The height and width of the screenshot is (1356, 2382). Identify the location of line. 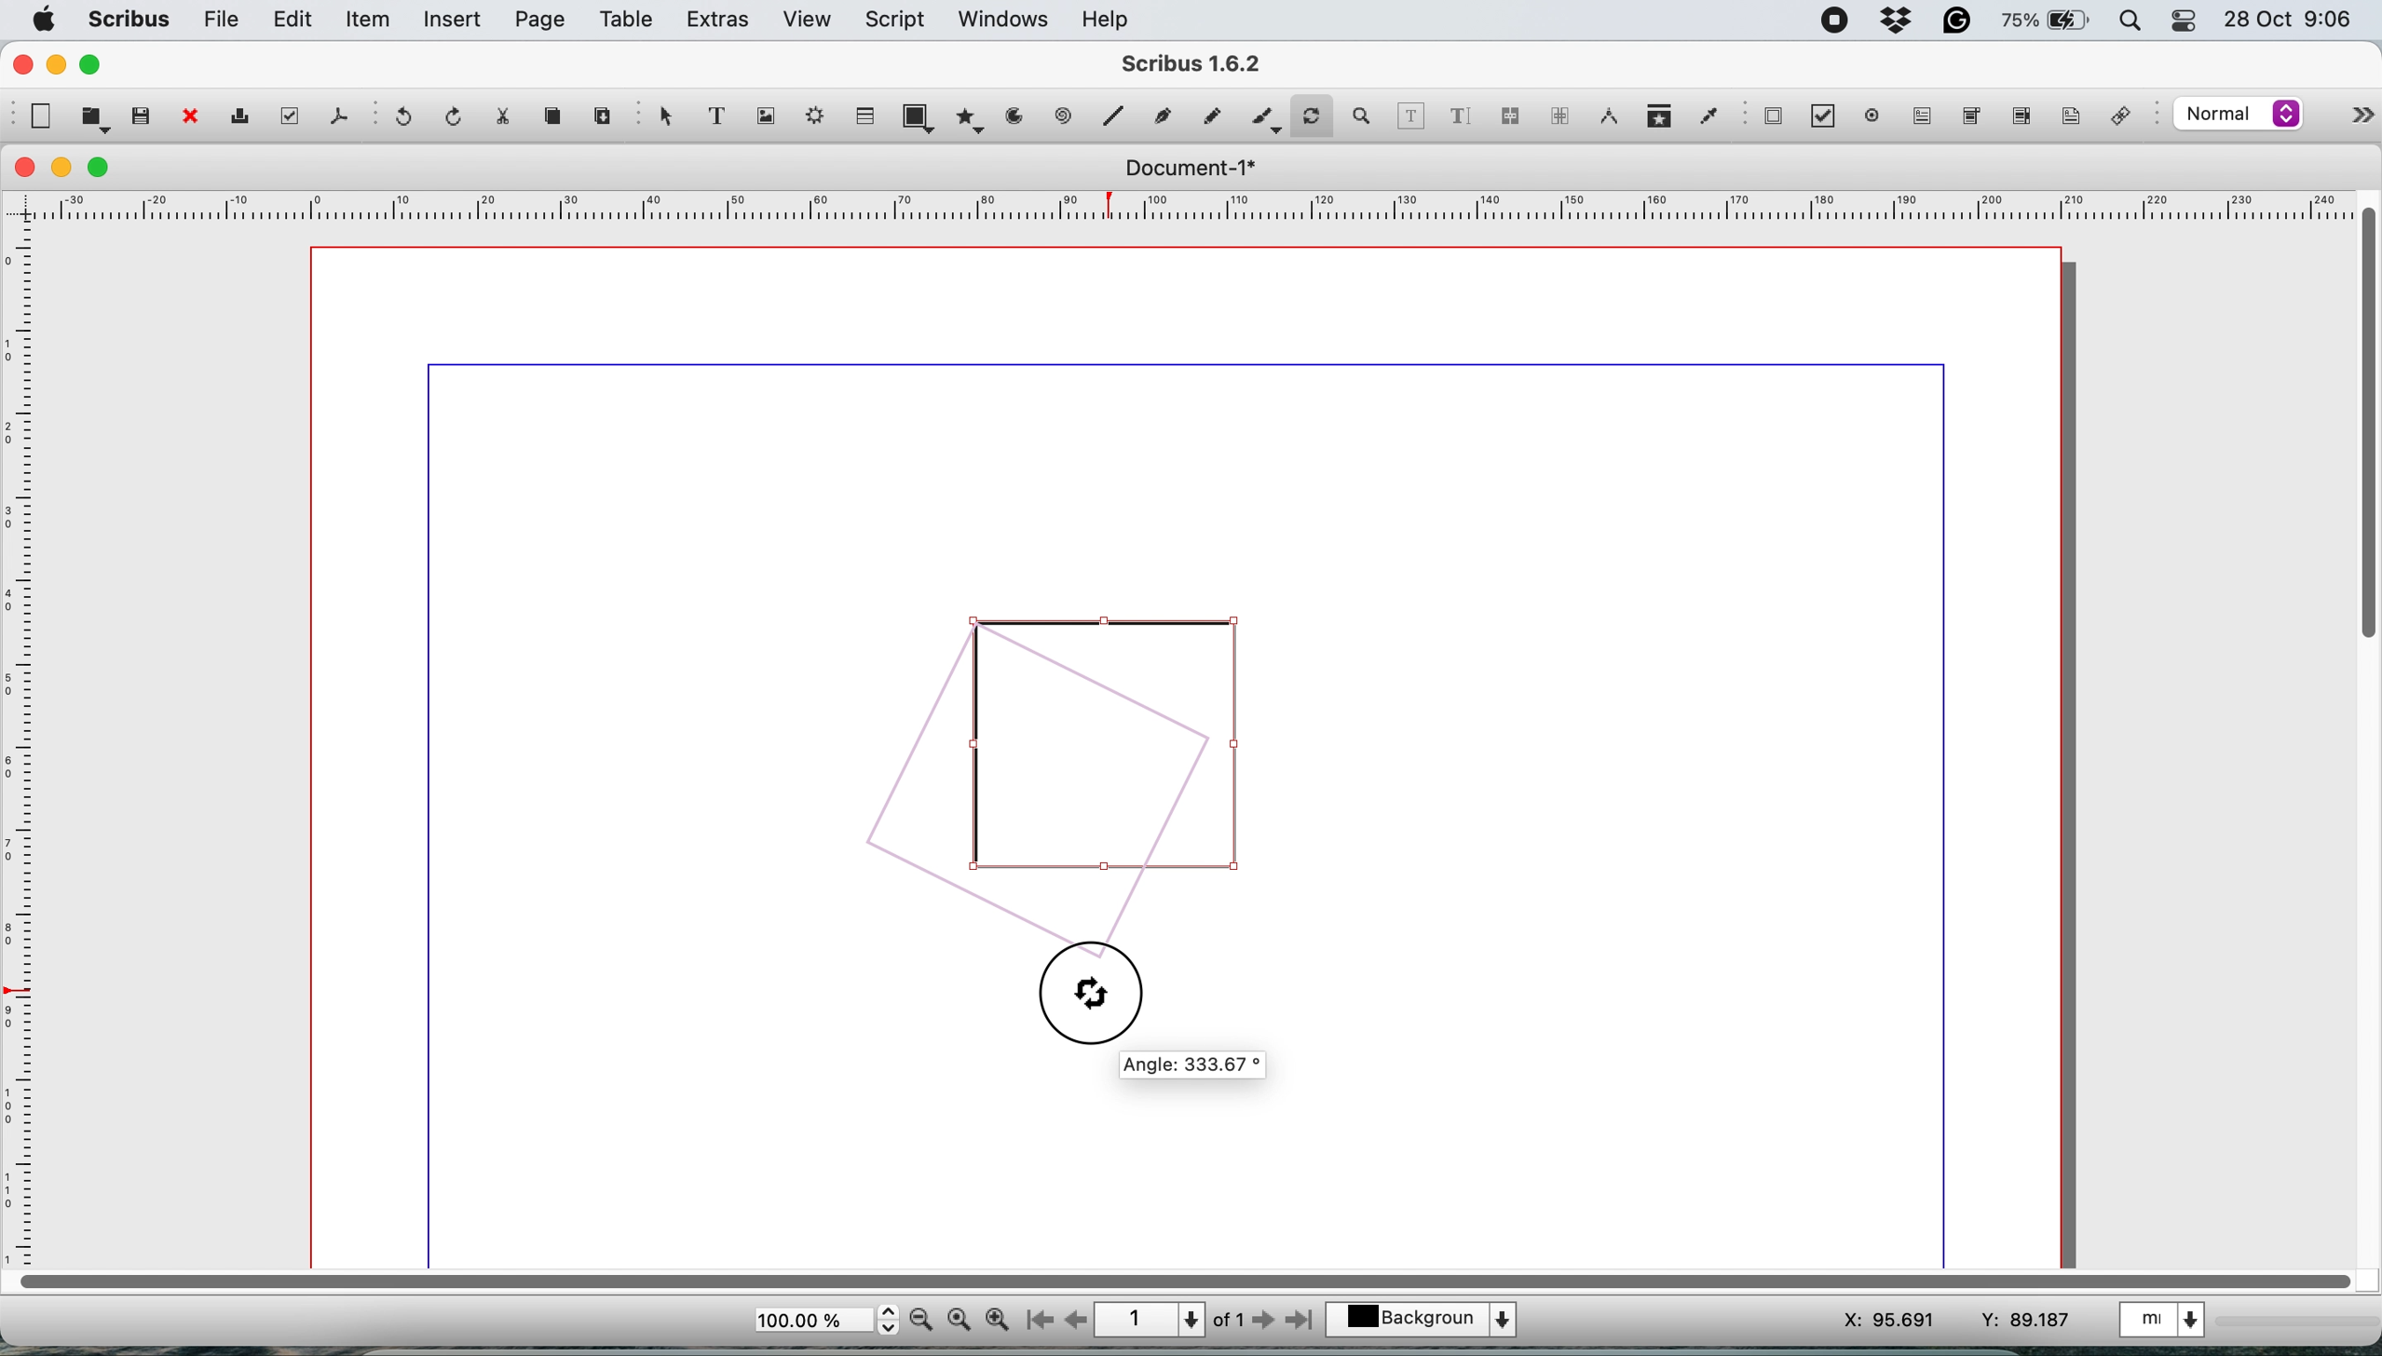
(1063, 117).